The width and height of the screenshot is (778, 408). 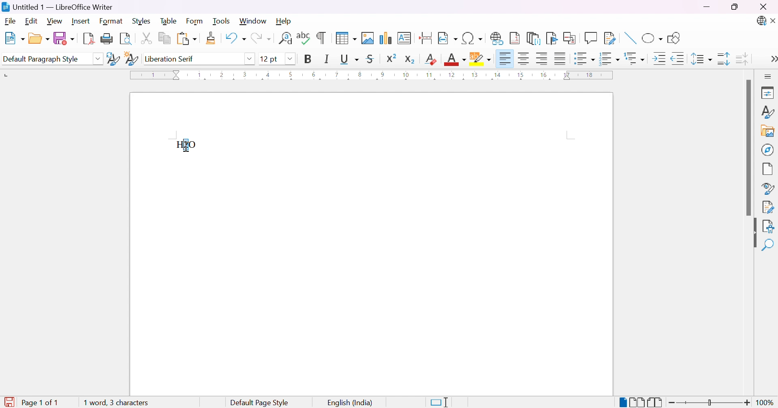 What do you see at coordinates (308, 59) in the screenshot?
I see `Bold` at bounding box center [308, 59].